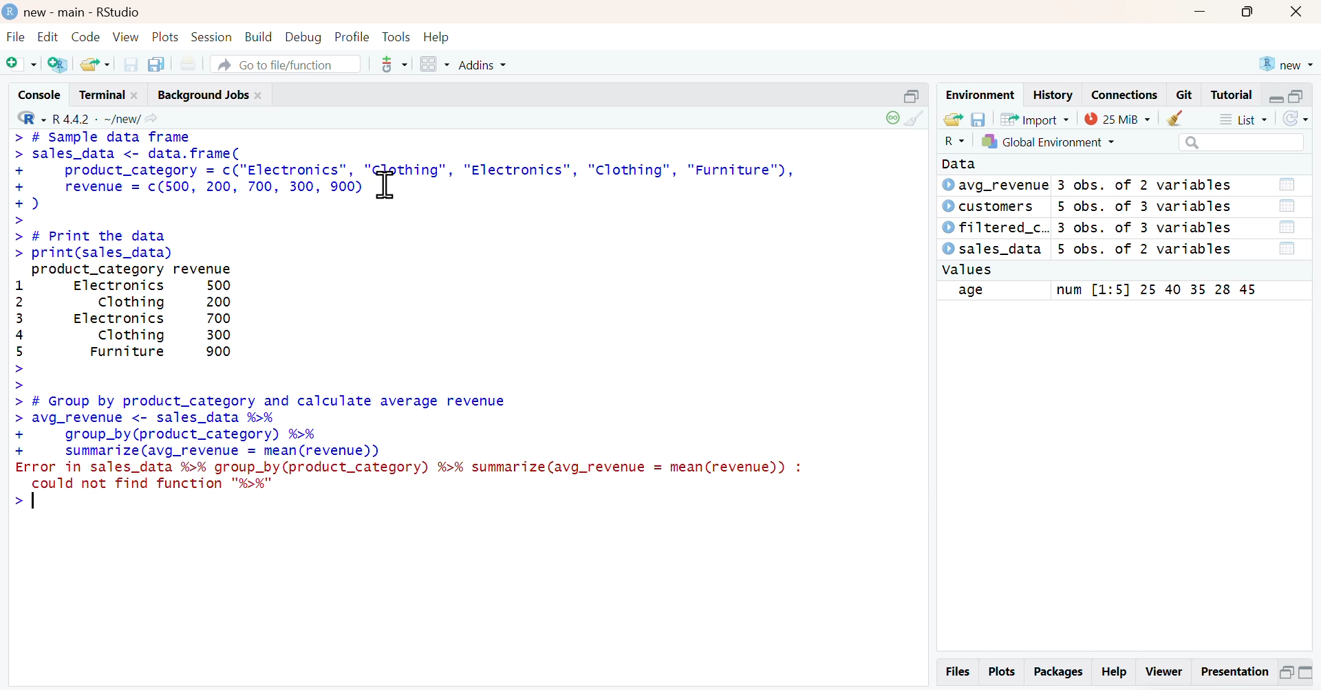  I want to click on Debug, so click(303, 37).